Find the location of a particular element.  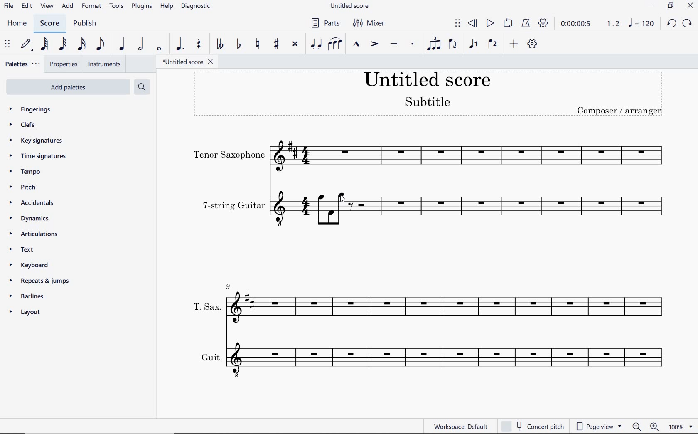

ARTICULATIONS is located at coordinates (33, 234).